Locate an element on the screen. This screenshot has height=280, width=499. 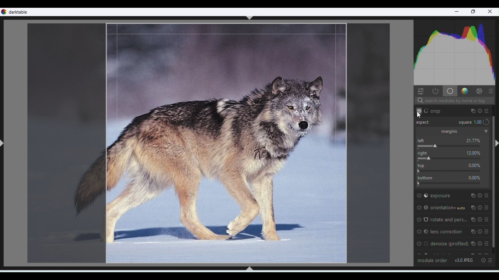
value is located at coordinates (474, 165).